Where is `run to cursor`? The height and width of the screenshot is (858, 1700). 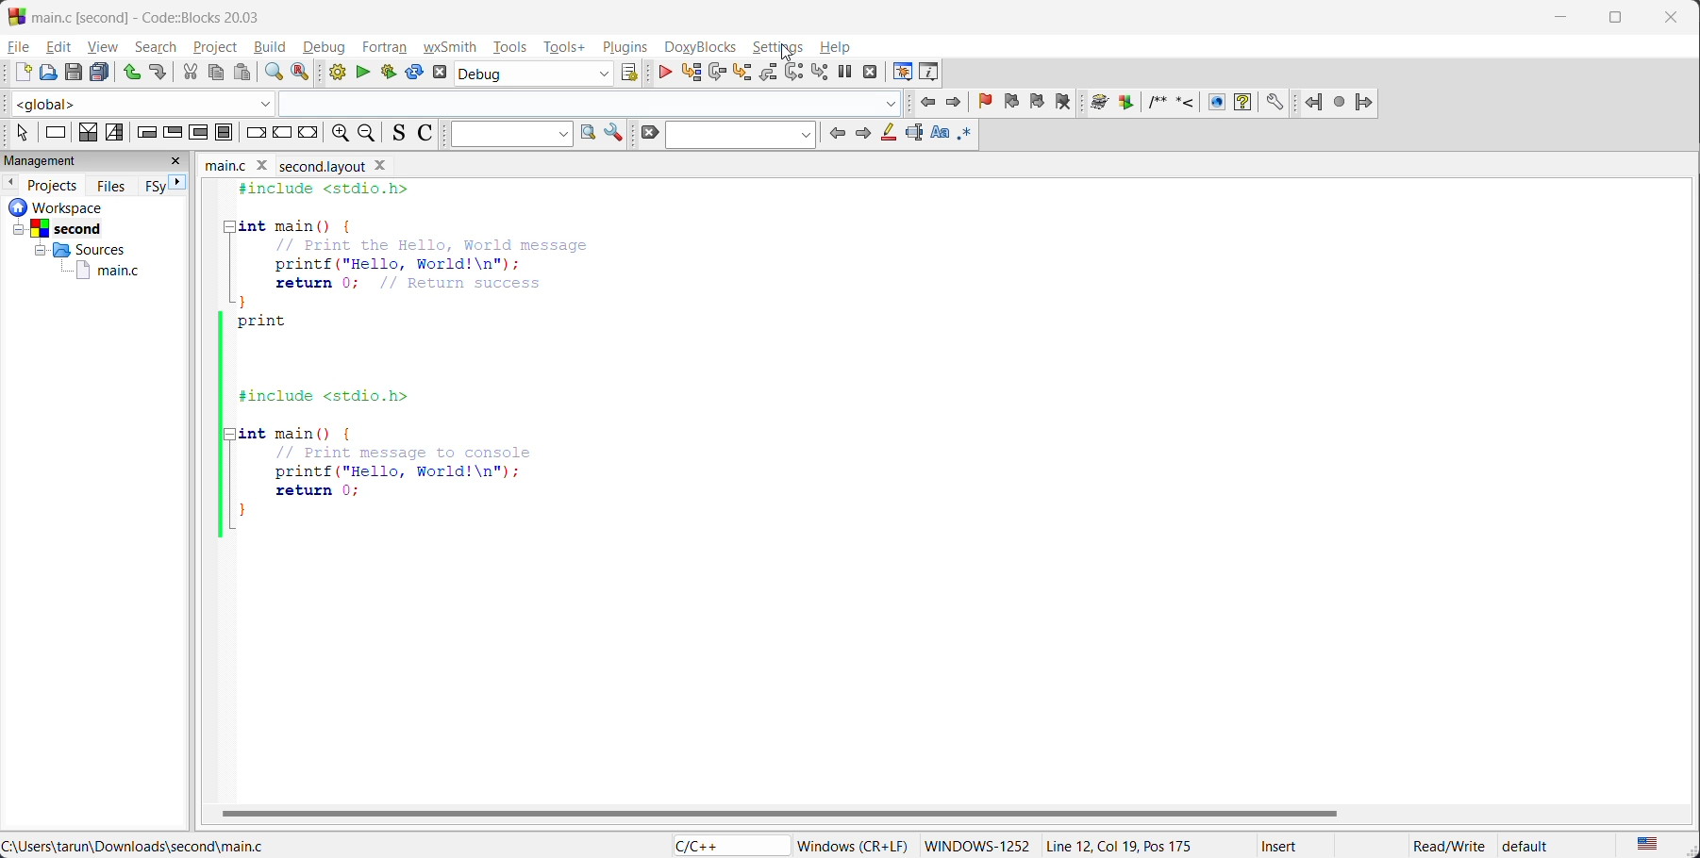 run to cursor is located at coordinates (694, 73).